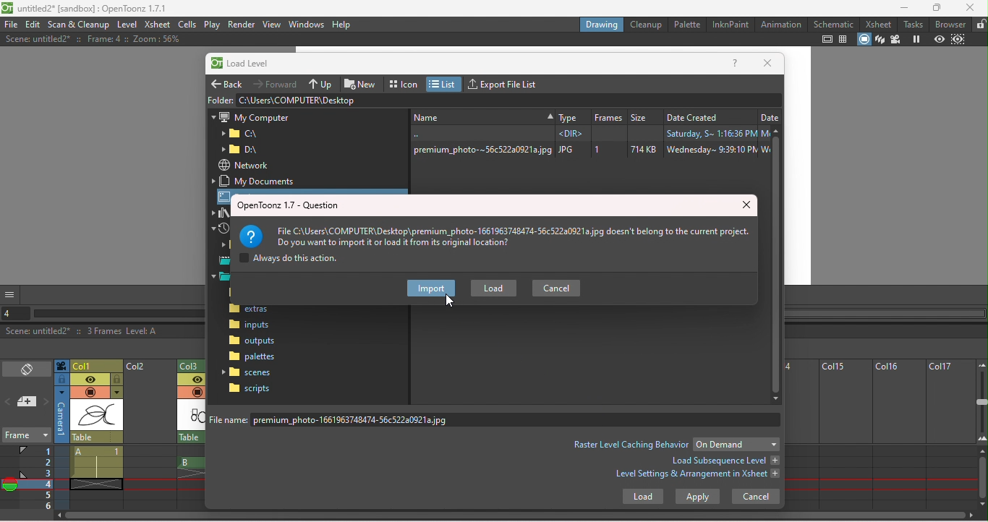  I want to click on Size, so click(644, 115).